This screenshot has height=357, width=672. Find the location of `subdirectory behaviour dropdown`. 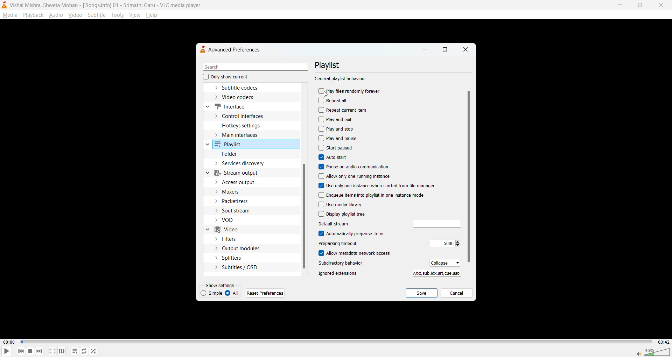

subdirectory behaviour dropdown is located at coordinates (443, 262).